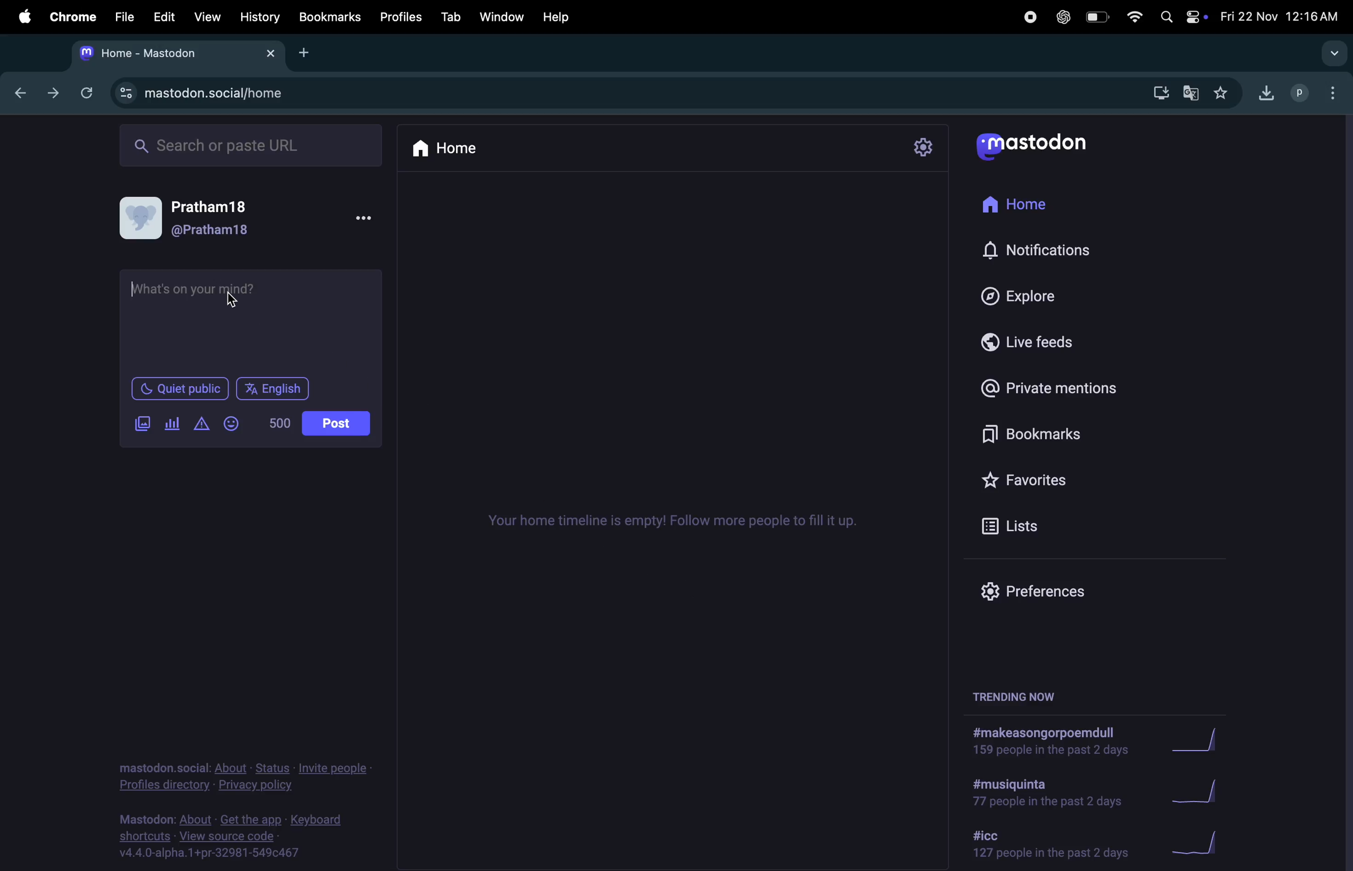 Image resolution: width=1353 pixels, height=871 pixels. I want to click on downloads, so click(1157, 94).